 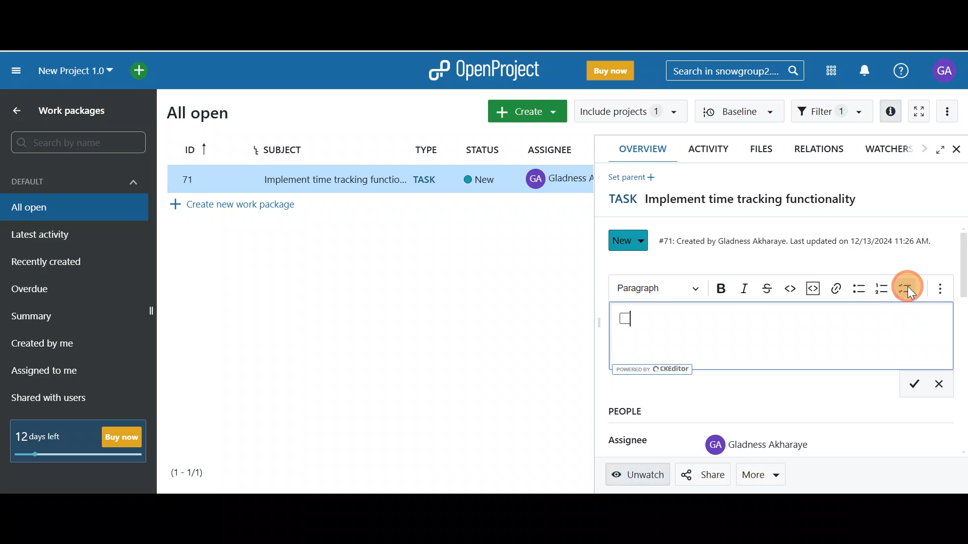 What do you see at coordinates (744, 111) in the screenshot?
I see `Baseline` at bounding box center [744, 111].